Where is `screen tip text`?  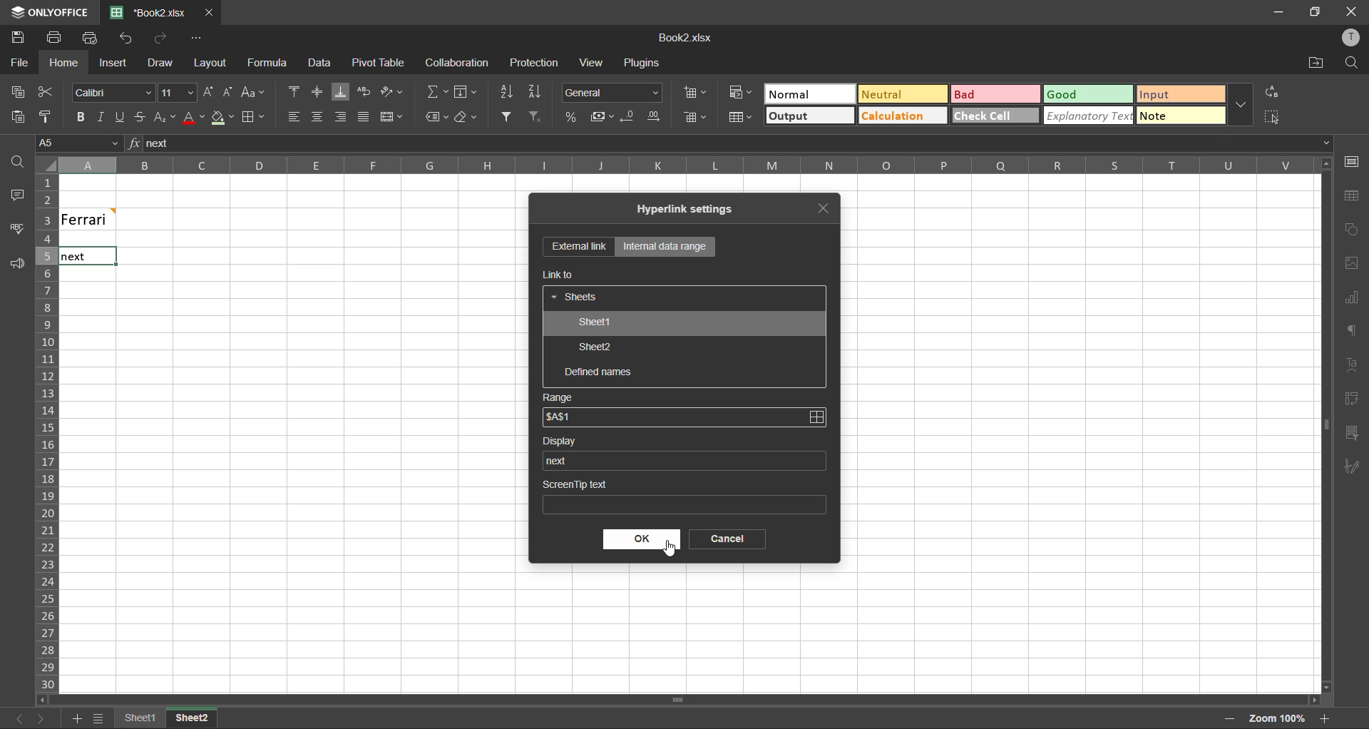 screen tip text is located at coordinates (682, 494).